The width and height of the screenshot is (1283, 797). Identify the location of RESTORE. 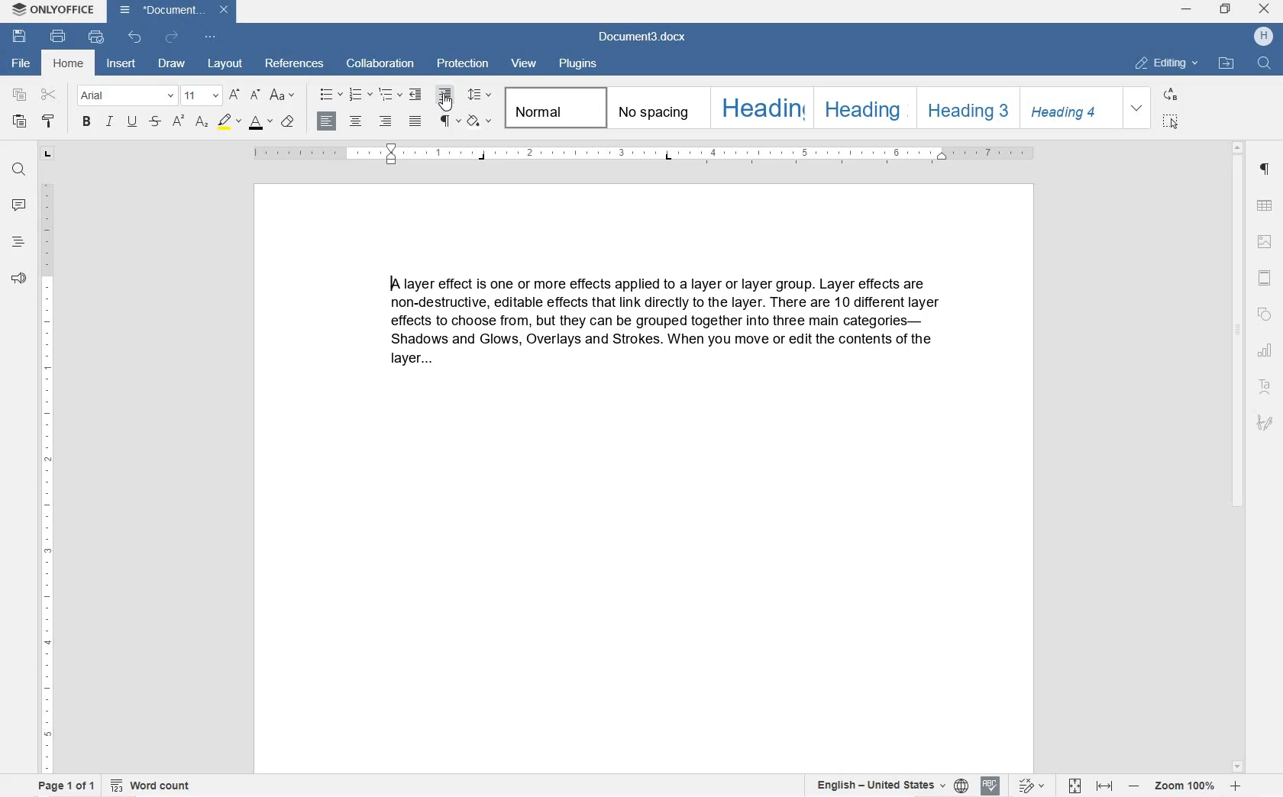
(1225, 9).